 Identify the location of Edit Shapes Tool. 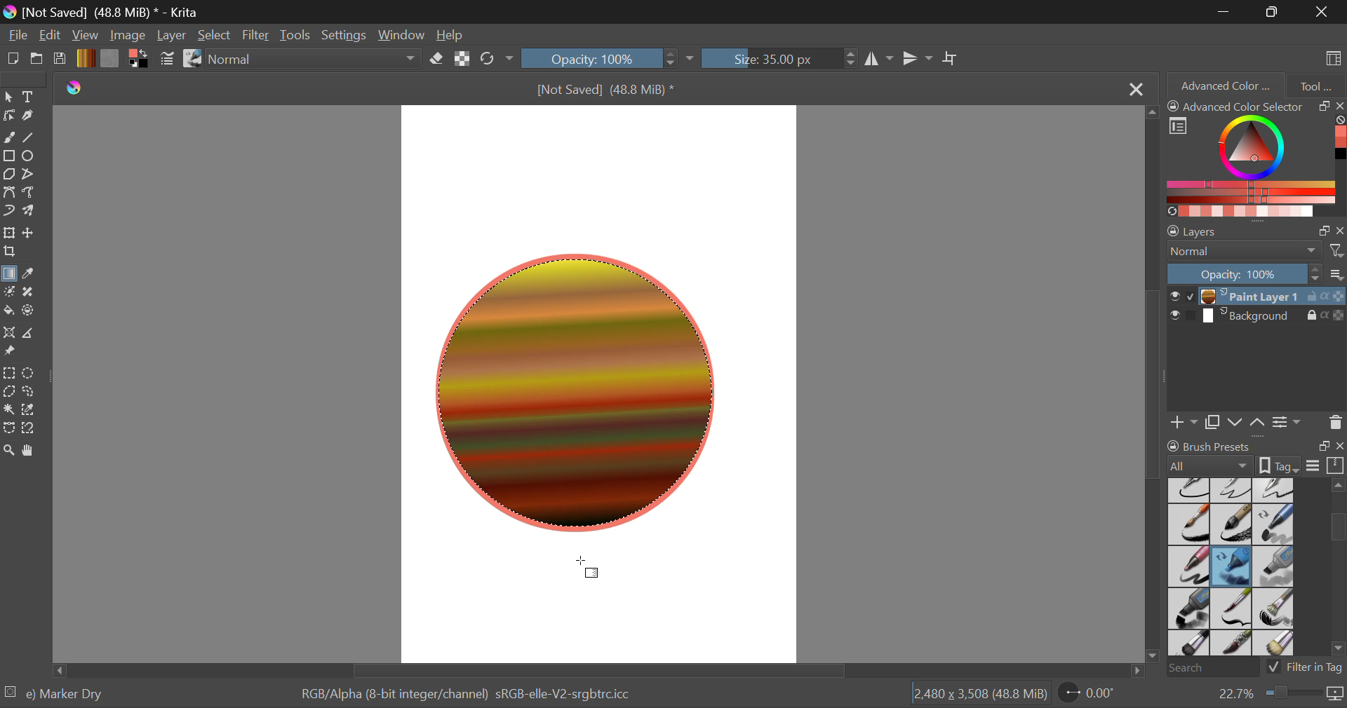
(8, 116).